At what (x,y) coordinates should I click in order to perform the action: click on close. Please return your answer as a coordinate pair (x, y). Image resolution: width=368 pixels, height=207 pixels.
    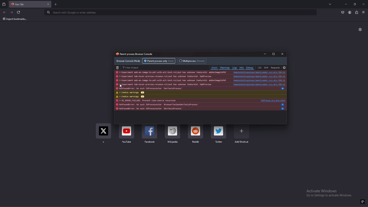
    Looking at the image, I should click on (363, 4).